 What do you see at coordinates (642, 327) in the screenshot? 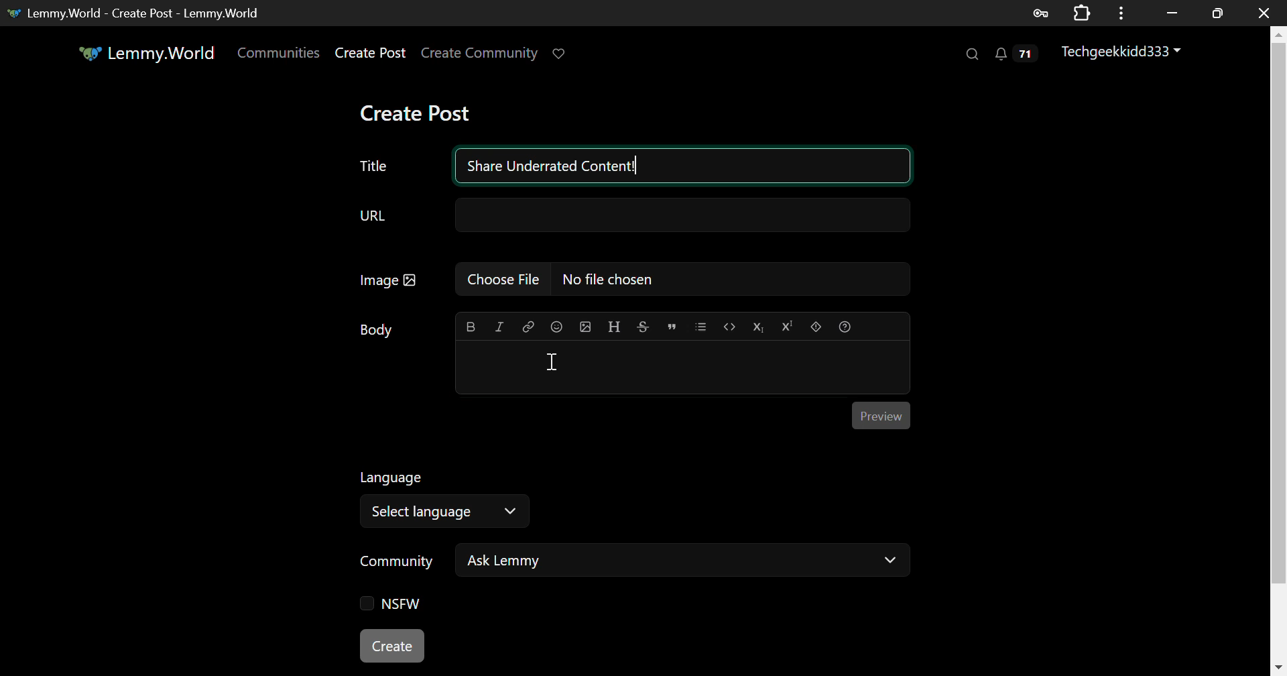
I see `Strikethrough` at bounding box center [642, 327].